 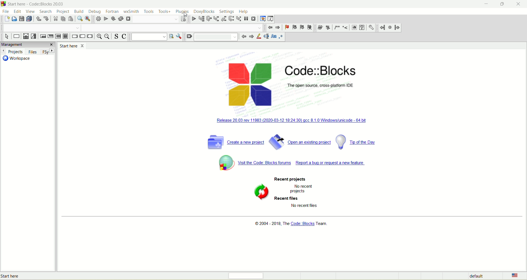 What do you see at coordinates (346, 28) in the screenshot?
I see `Insert line` at bounding box center [346, 28].